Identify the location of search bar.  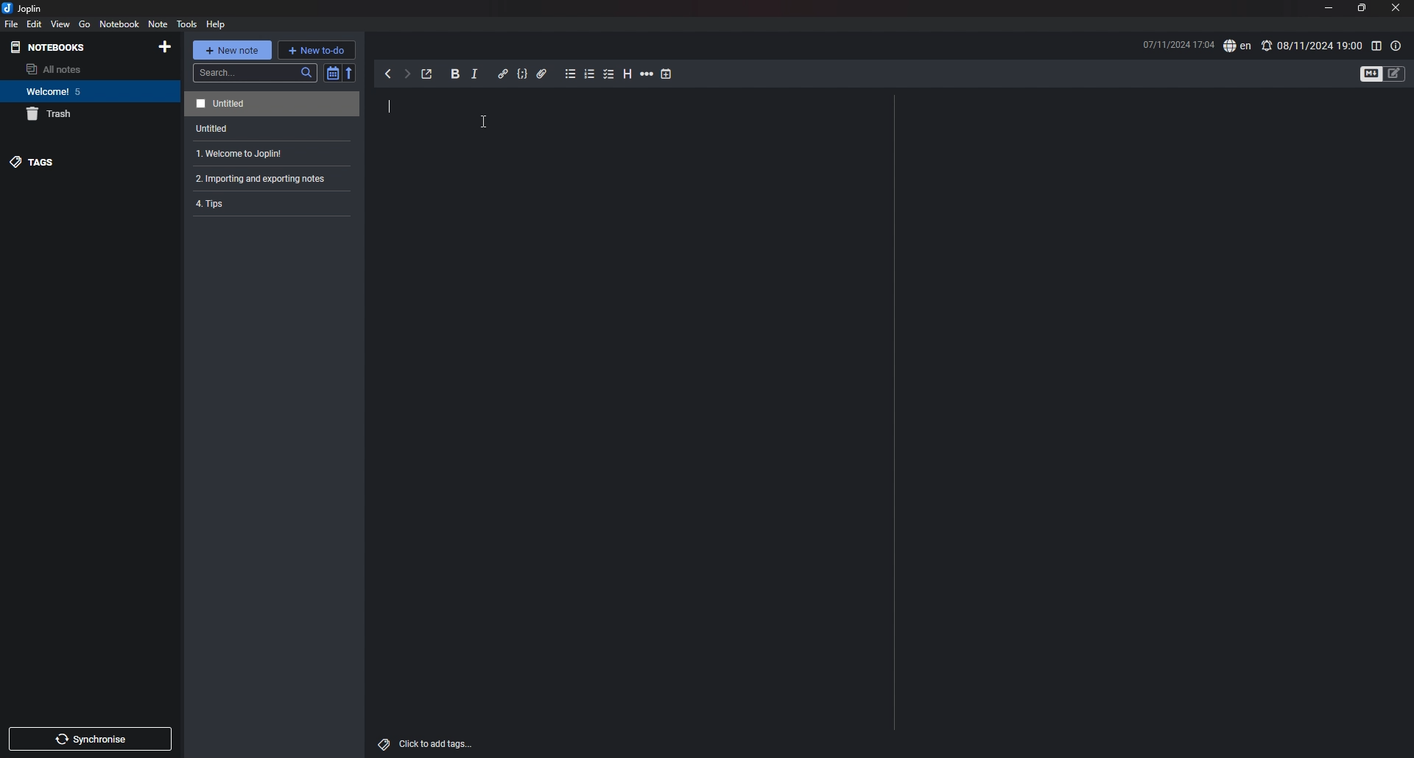
(254, 73).